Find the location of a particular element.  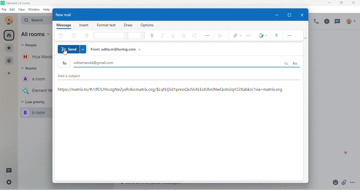

option is located at coordinates (208, 36).